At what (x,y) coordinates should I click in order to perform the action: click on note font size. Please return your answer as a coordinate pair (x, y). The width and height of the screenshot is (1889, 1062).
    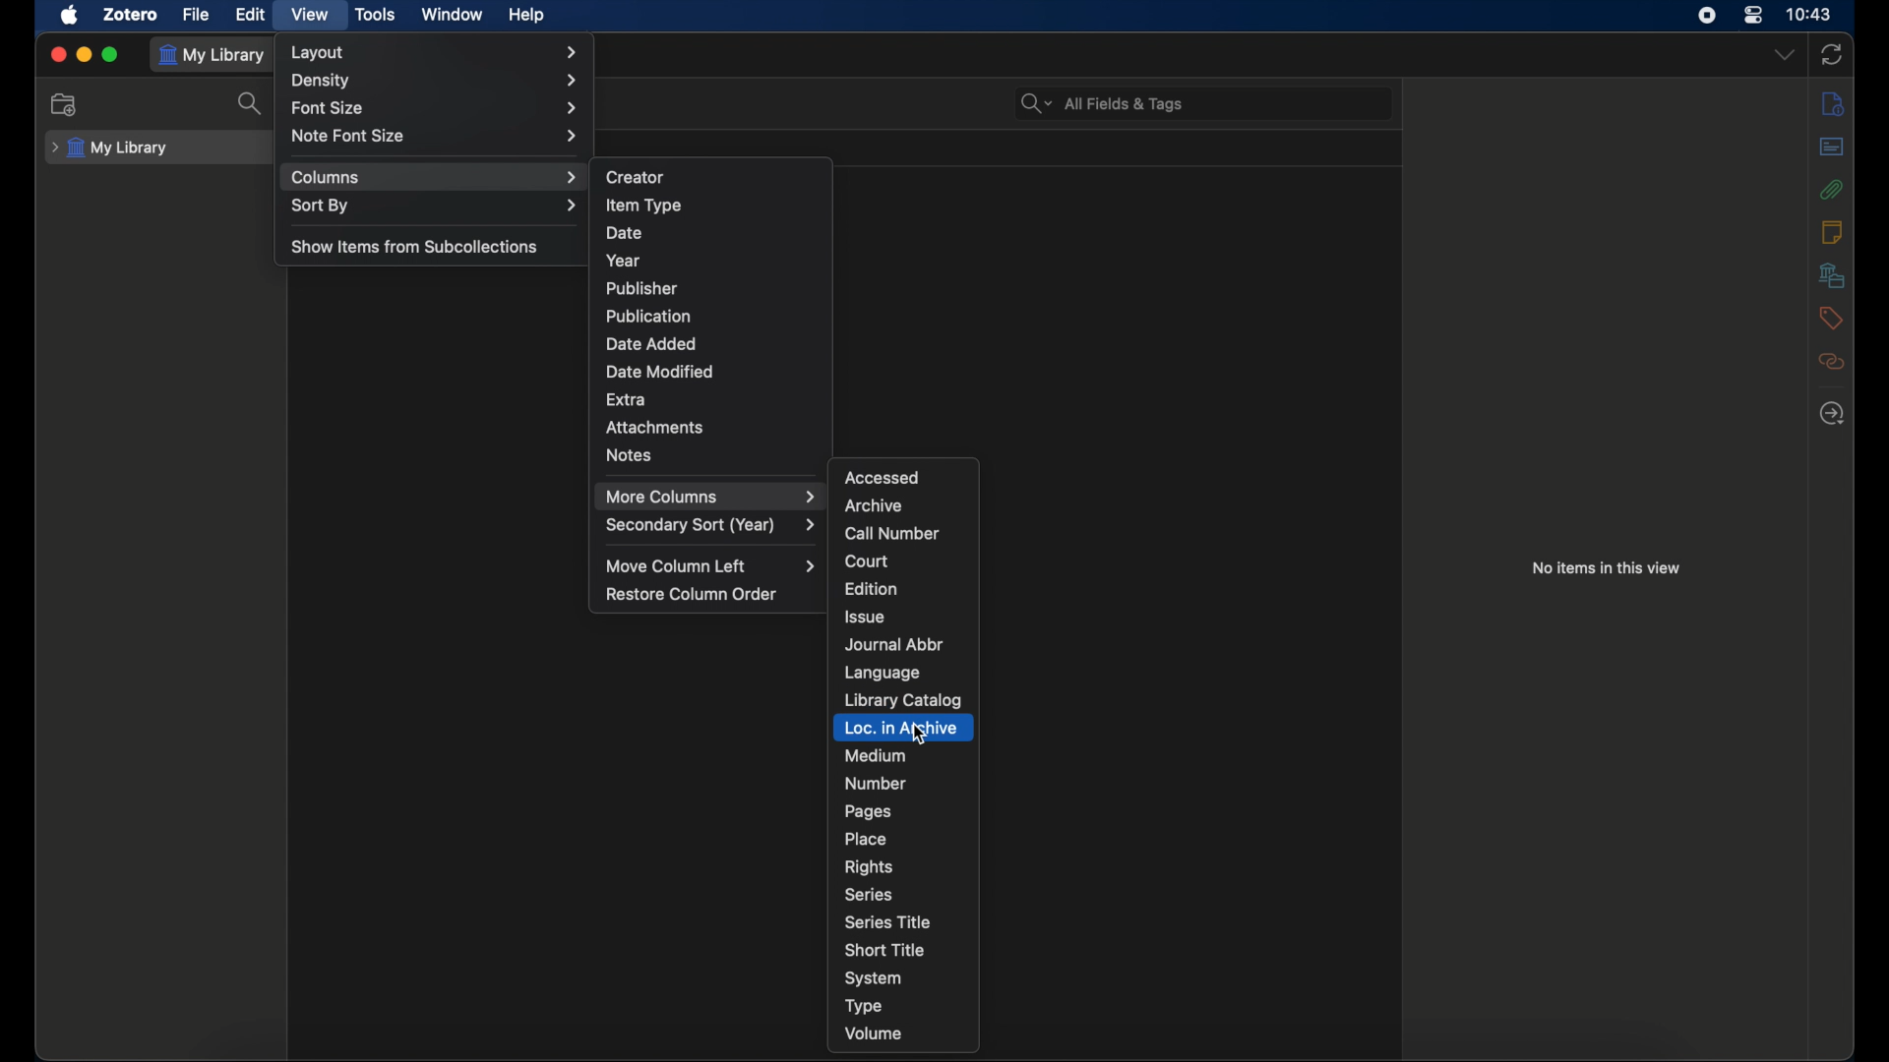
    Looking at the image, I should click on (435, 136).